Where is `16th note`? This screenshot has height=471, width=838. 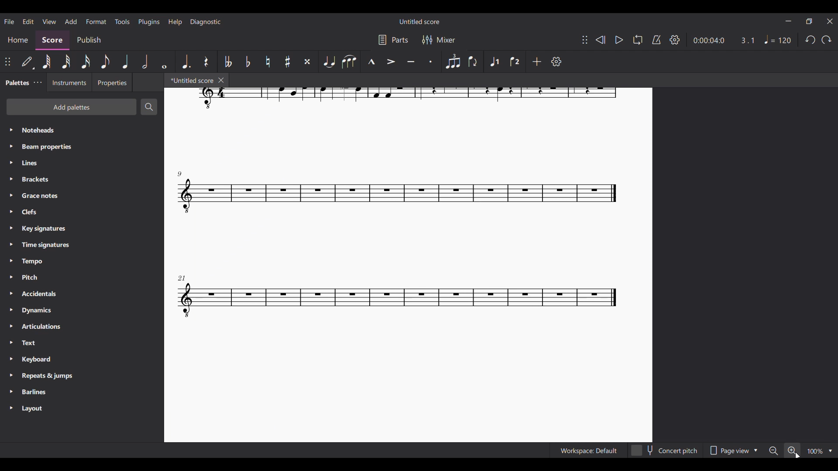
16th note is located at coordinates (86, 61).